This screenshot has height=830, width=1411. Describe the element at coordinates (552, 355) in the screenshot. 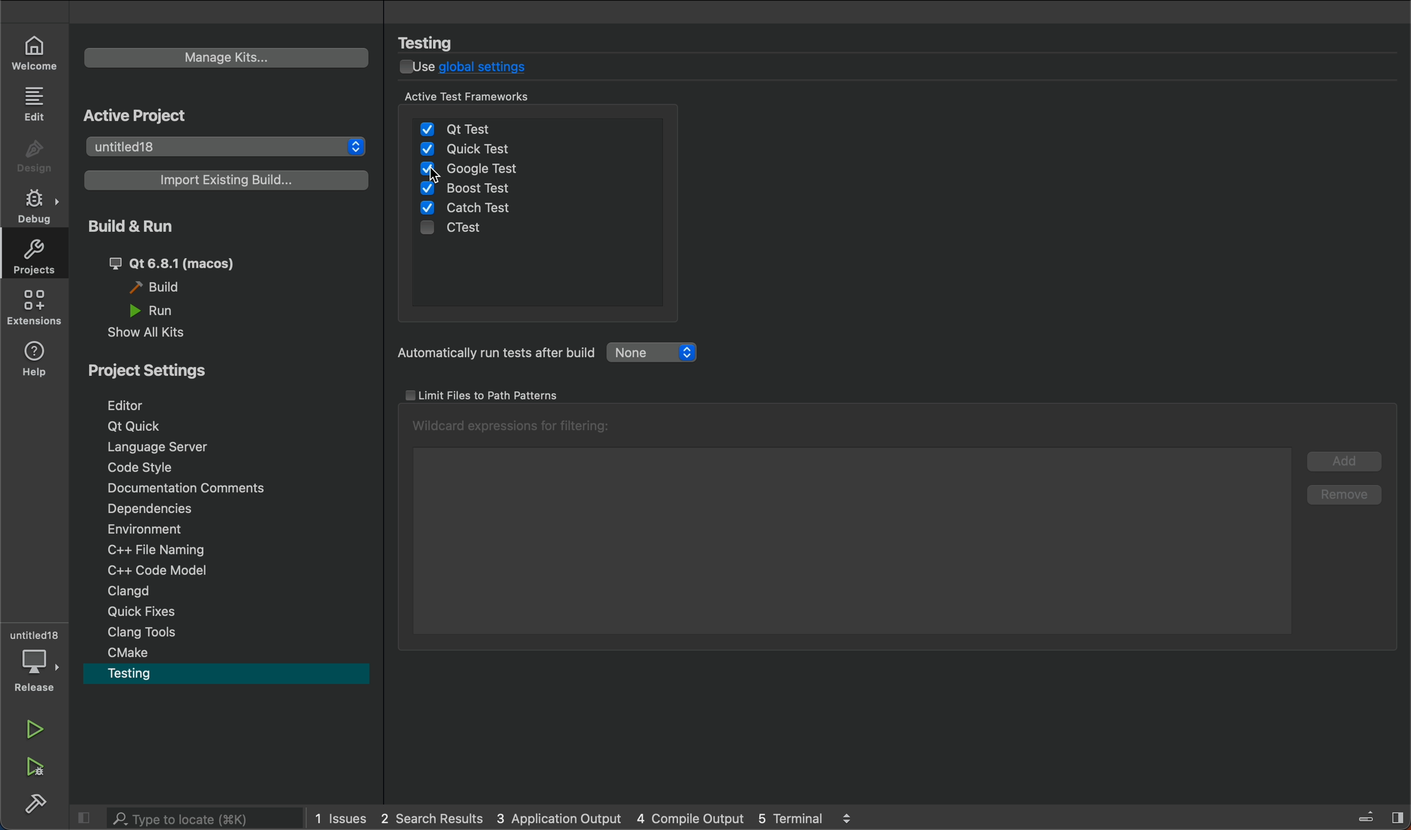

I see `automatic tests` at that location.